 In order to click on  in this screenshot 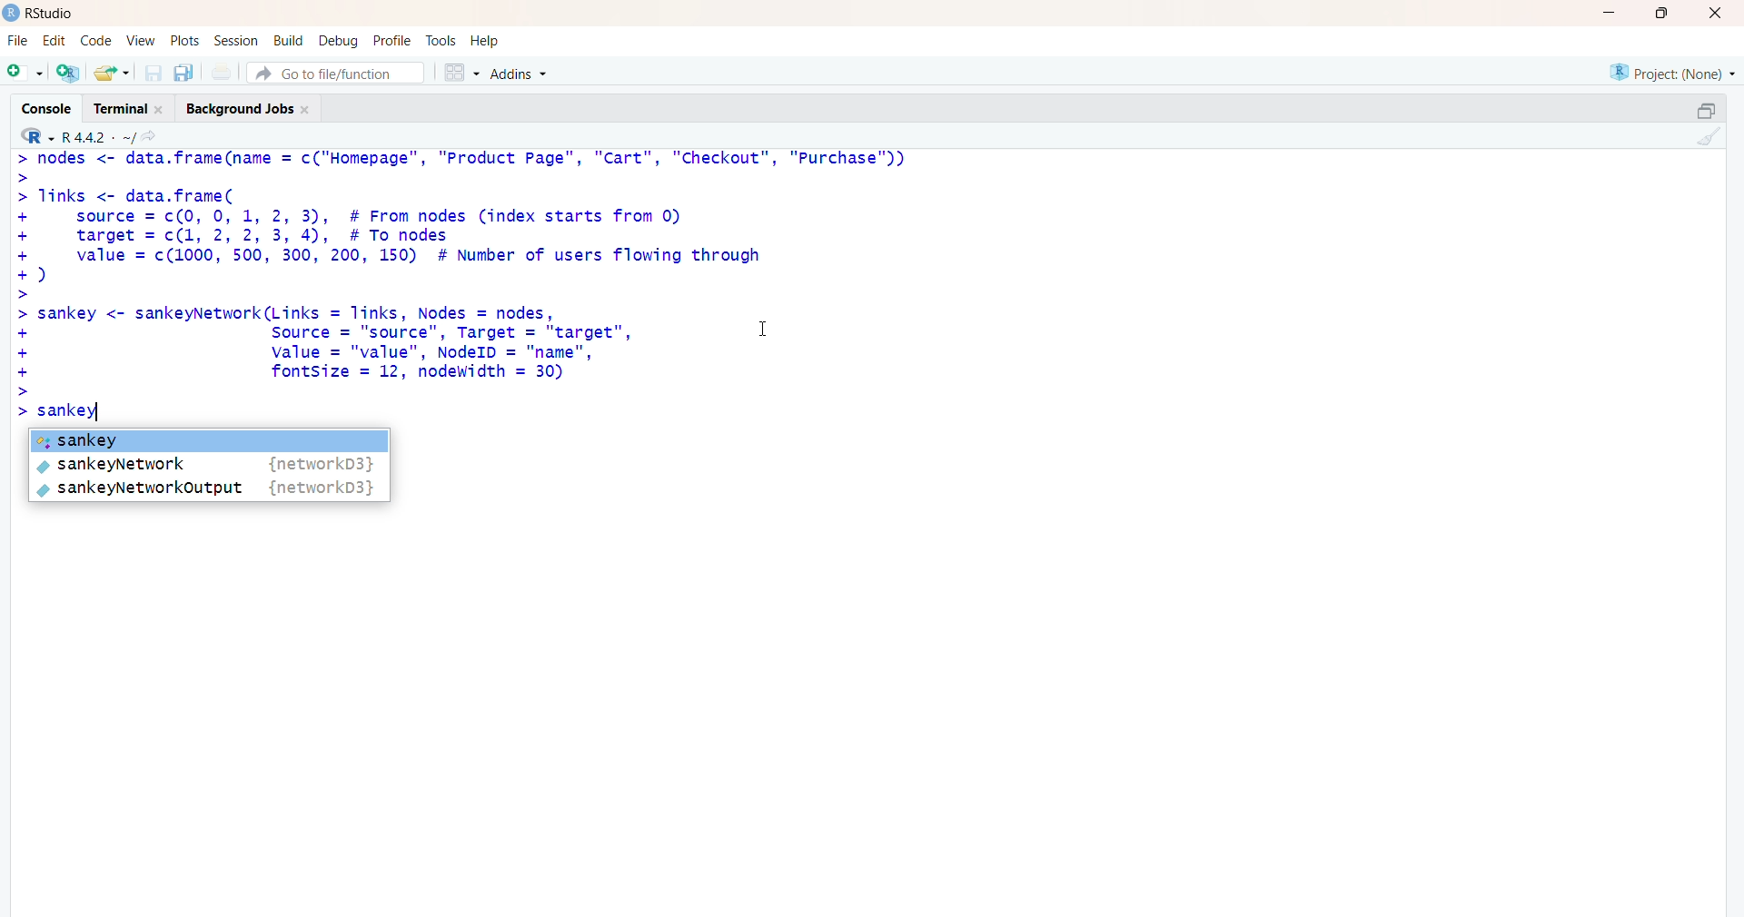, I will do `click(94, 39)`.